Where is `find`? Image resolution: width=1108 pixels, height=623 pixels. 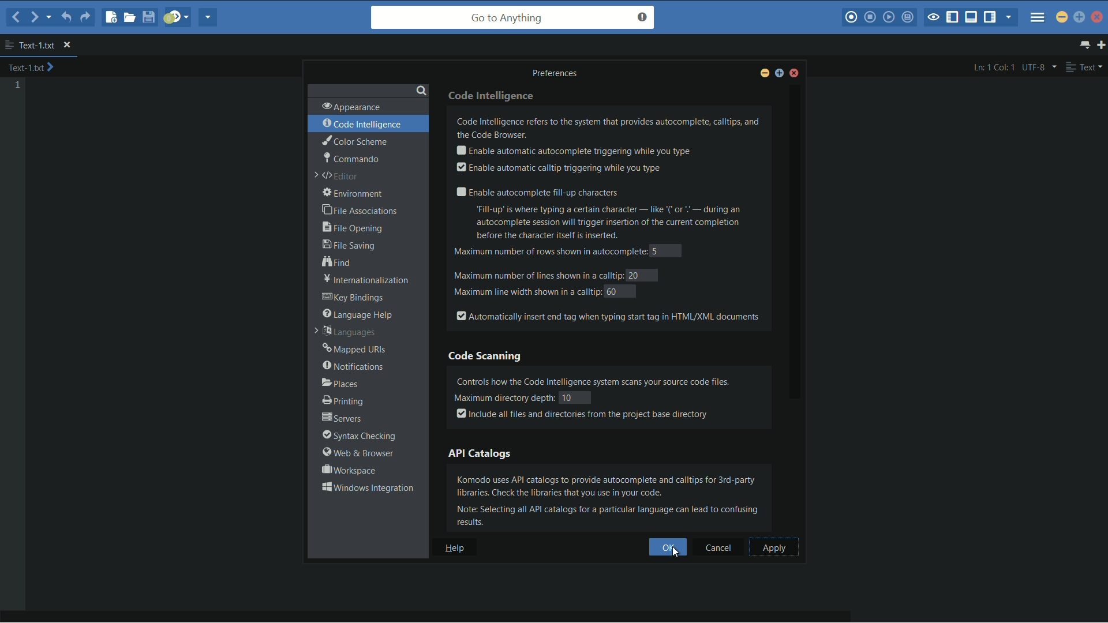
find is located at coordinates (338, 263).